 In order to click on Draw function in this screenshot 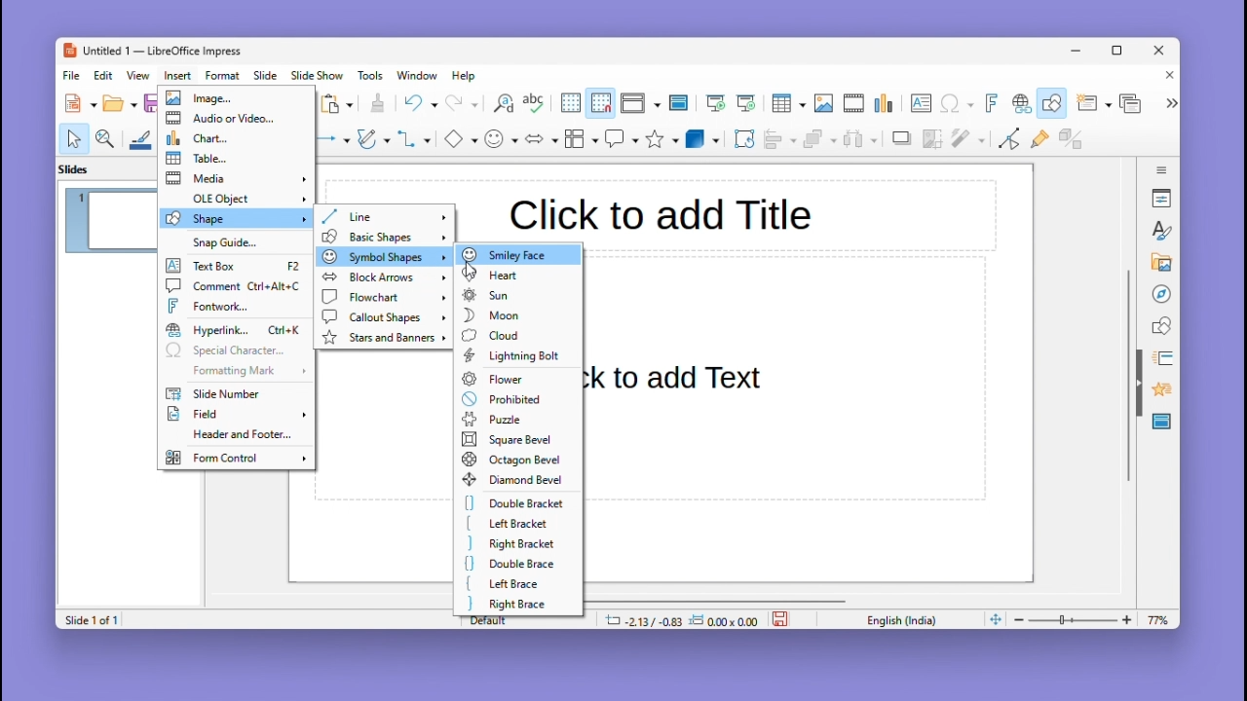, I will do `click(1054, 103)`.